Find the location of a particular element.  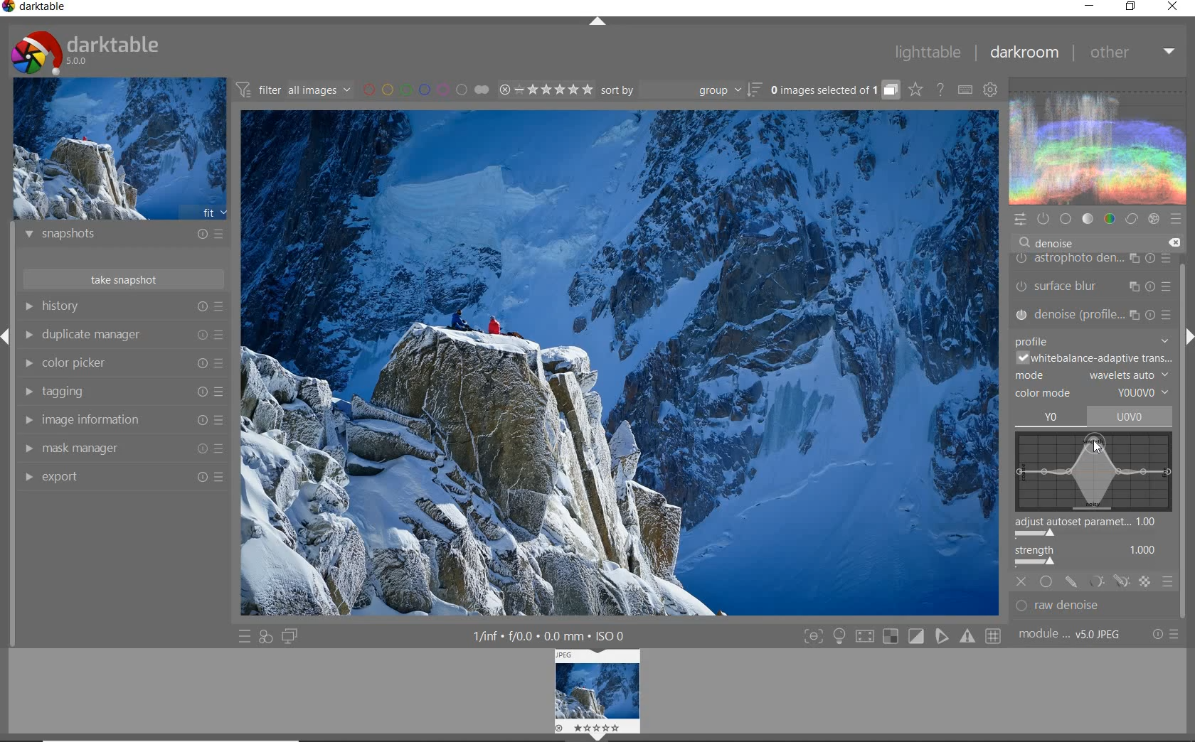

tone is located at coordinates (1087, 218).